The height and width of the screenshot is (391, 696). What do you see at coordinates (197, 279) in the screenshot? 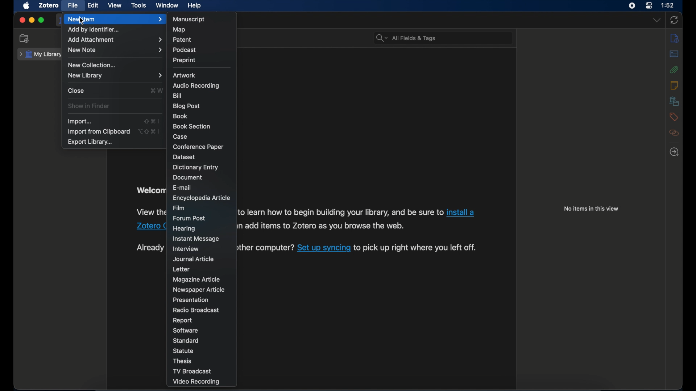
I see `magazine article` at bounding box center [197, 279].